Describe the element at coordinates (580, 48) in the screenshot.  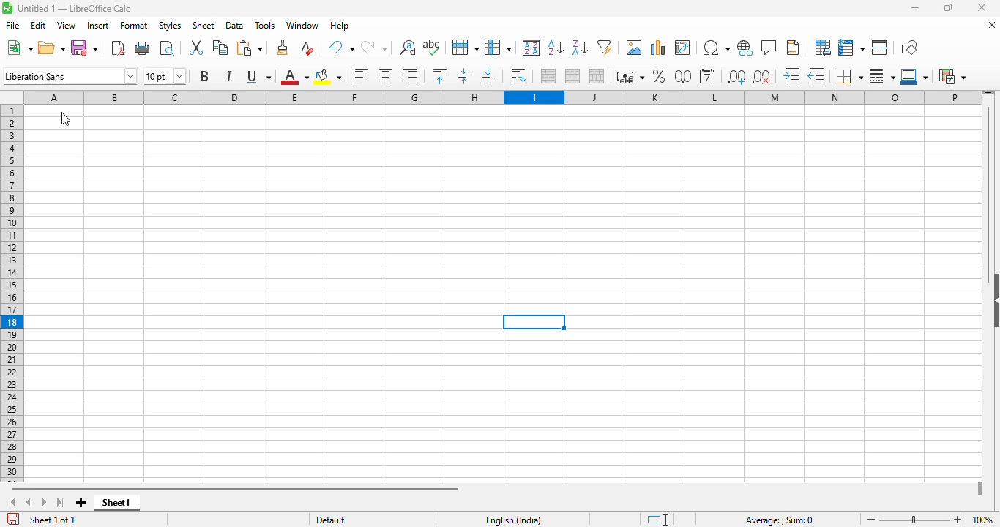
I see `sort descending` at that location.